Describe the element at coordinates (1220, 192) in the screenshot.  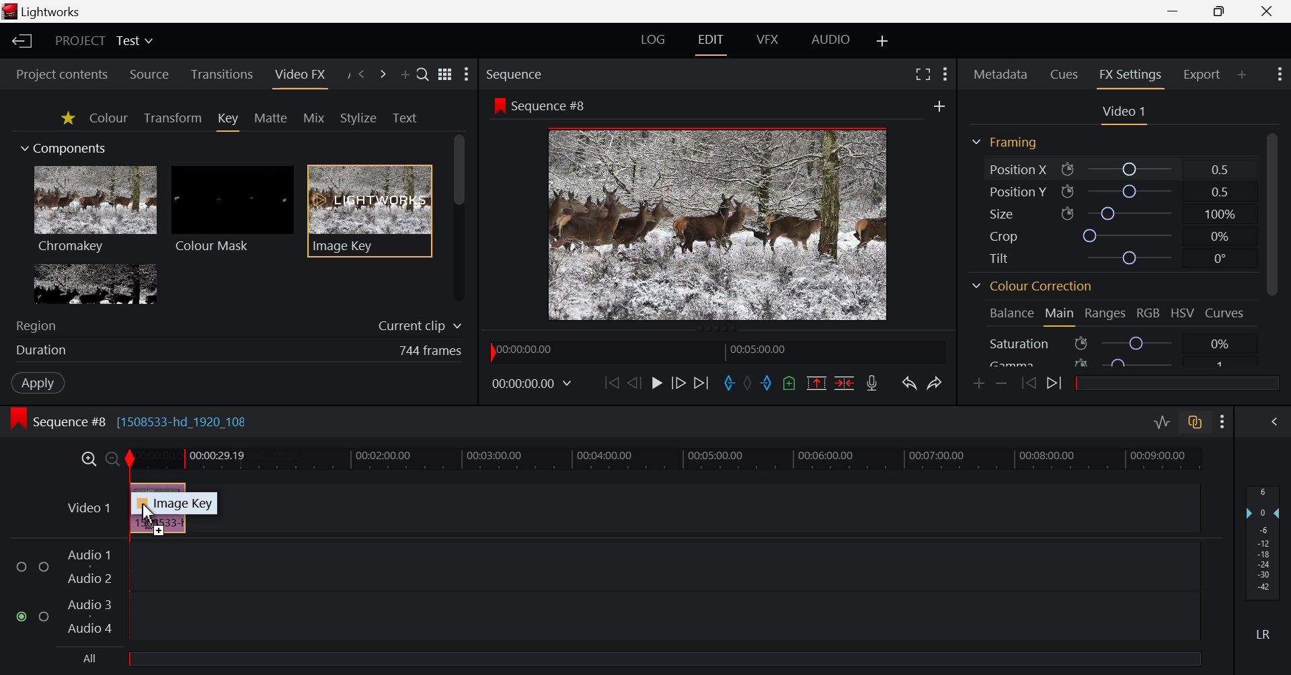
I see `0.5` at that location.